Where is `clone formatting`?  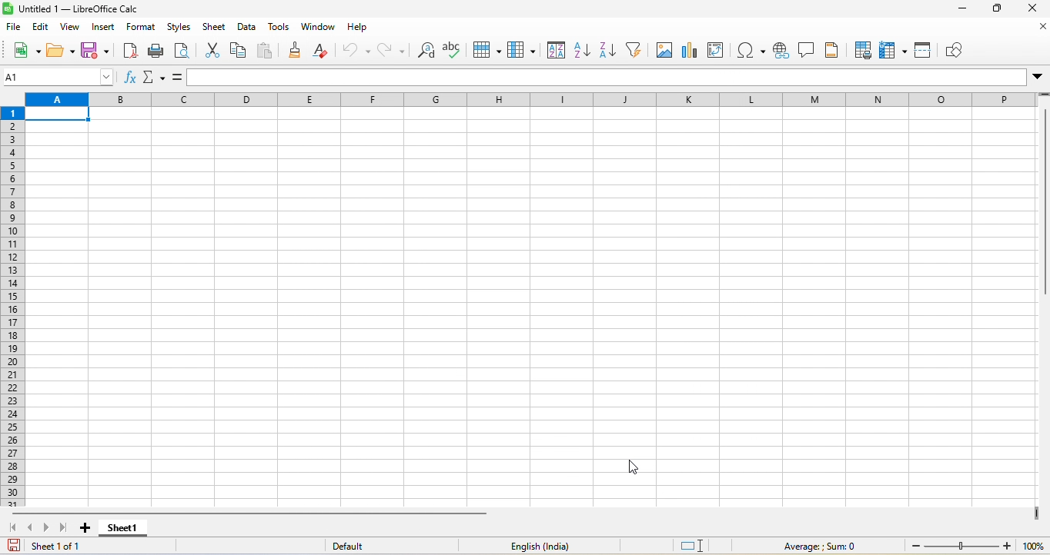 clone formatting is located at coordinates (297, 52).